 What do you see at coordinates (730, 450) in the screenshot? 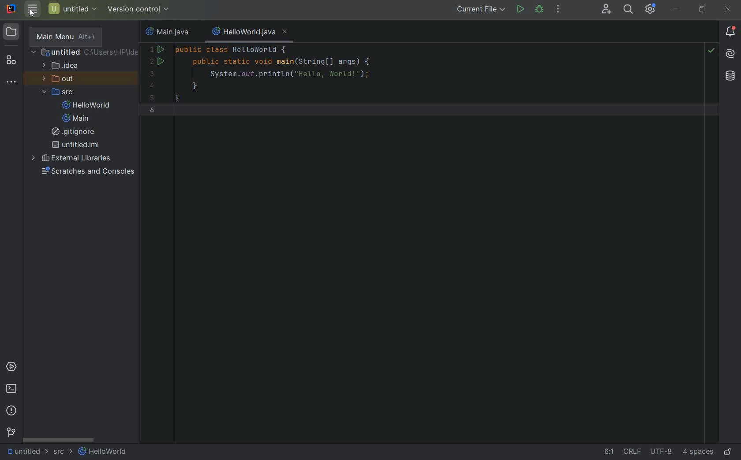
I see `edit or read only mode` at bounding box center [730, 450].